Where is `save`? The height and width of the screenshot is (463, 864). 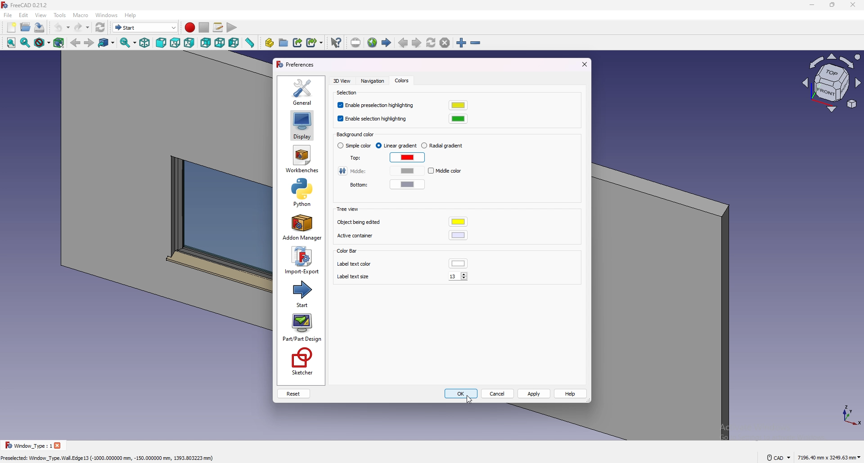
save is located at coordinates (40, 27).